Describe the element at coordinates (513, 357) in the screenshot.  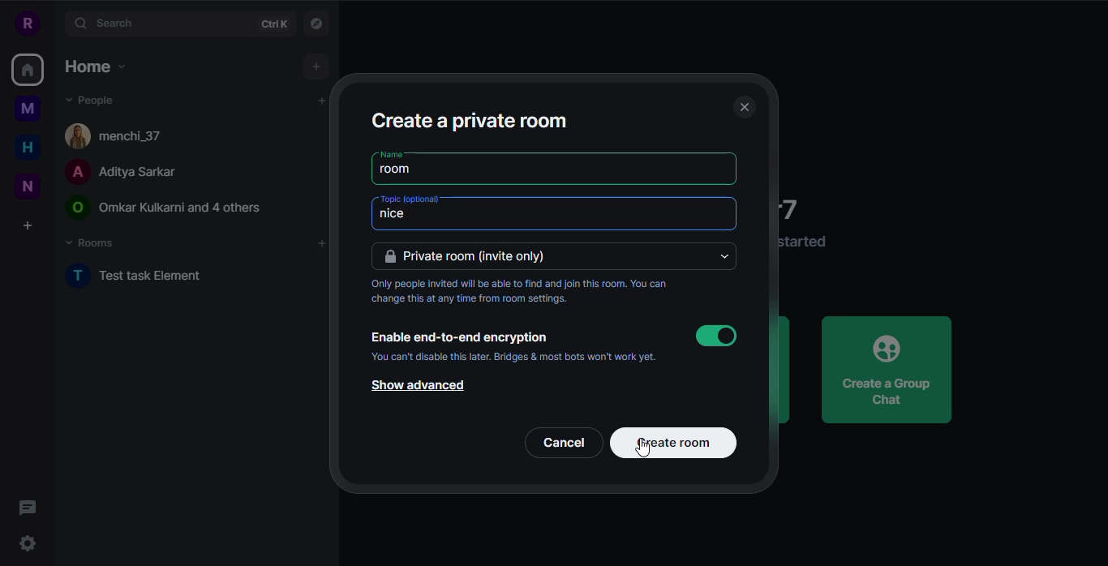
I see `info` at that location.